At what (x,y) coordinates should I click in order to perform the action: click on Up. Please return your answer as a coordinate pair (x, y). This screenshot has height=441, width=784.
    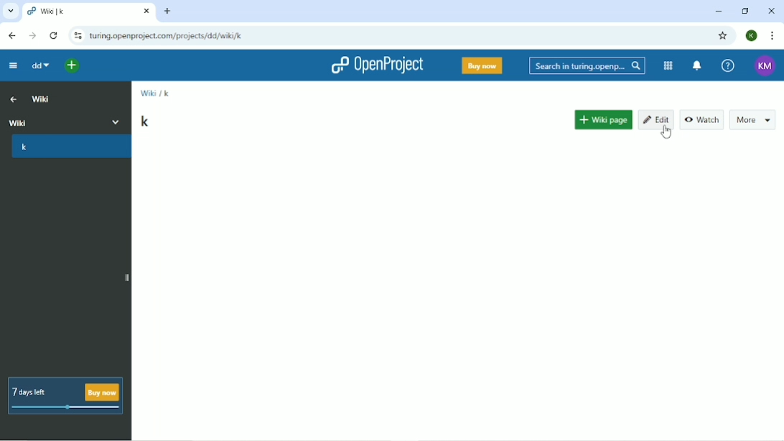
    Looking at the image, I should click on (11, 98).